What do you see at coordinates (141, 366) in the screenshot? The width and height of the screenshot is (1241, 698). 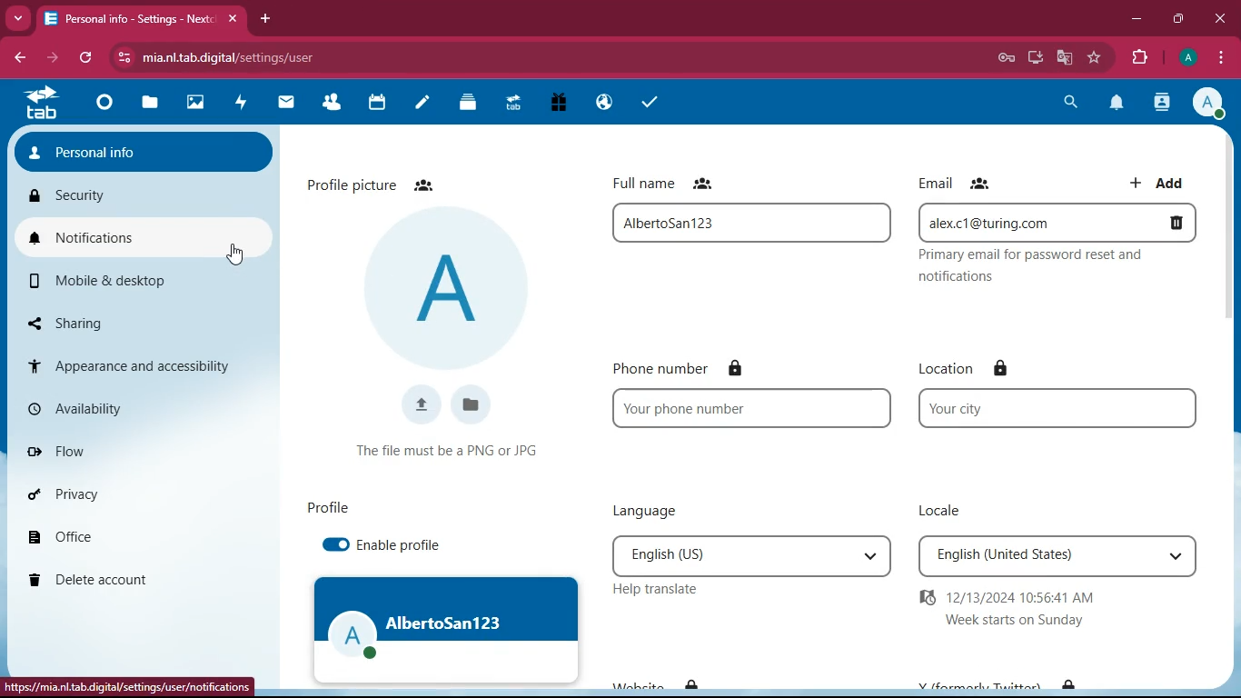 I see `appearance and acecessibility` at bounding box center [141, 366].